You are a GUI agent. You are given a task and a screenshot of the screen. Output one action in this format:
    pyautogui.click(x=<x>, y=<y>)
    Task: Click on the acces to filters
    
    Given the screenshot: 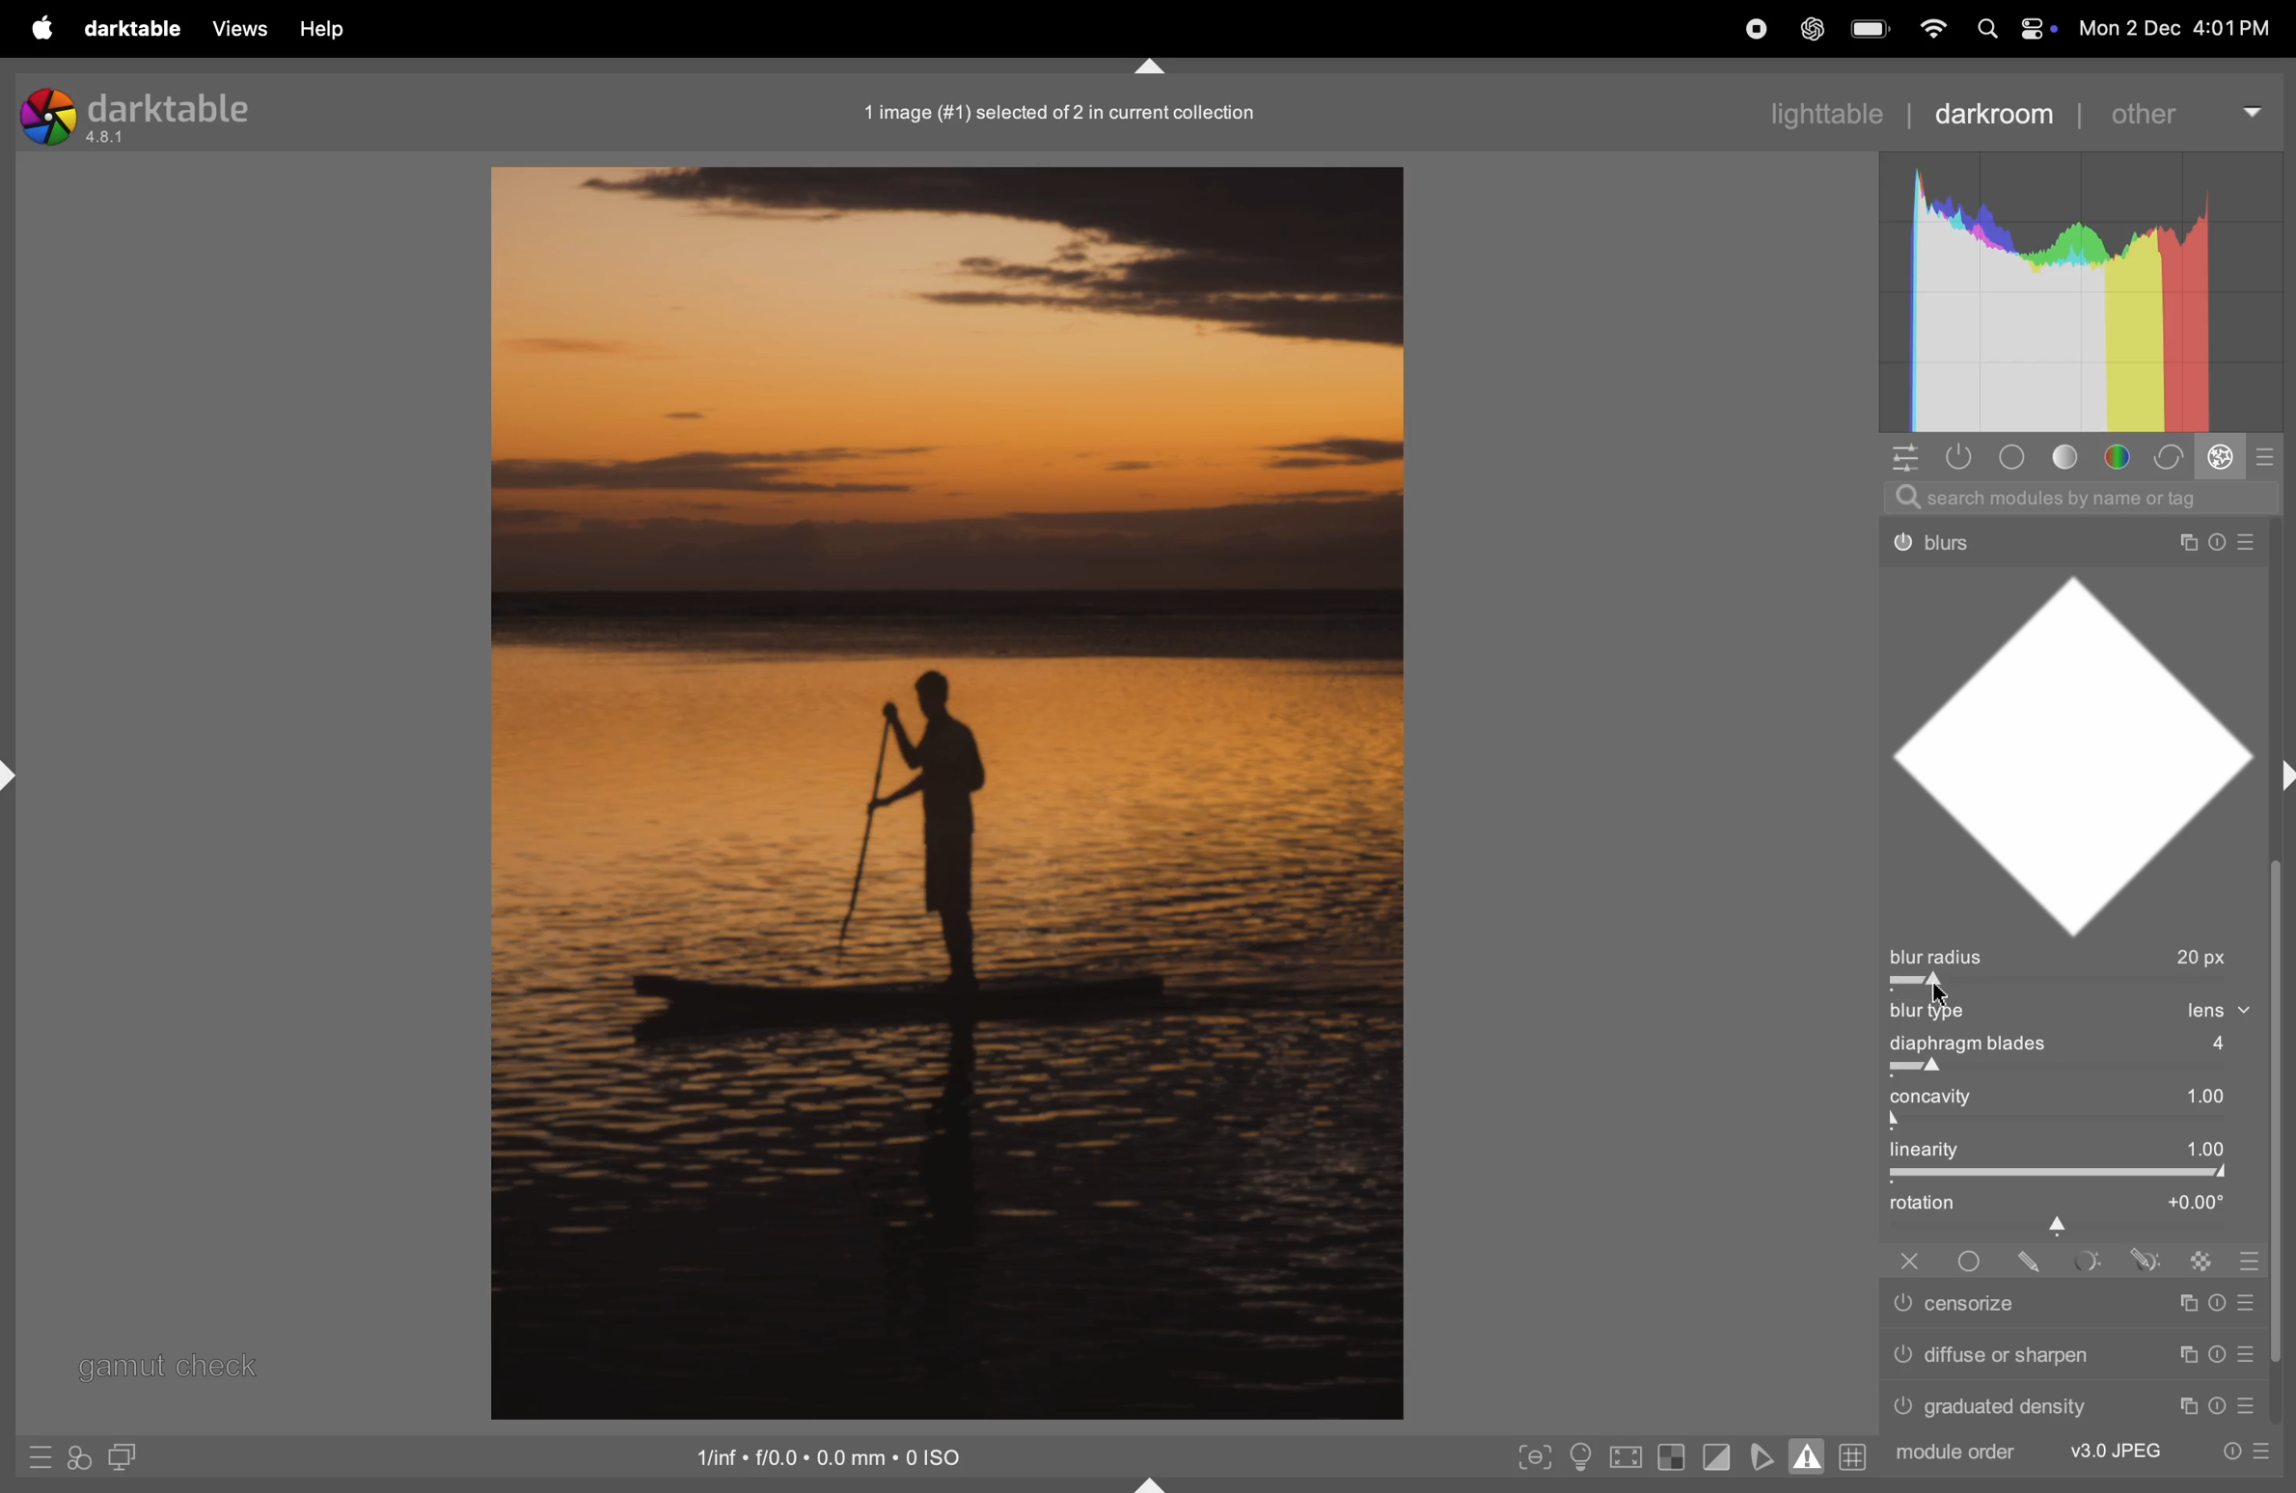 What is the action you would take?
    pyautogui.click(x=82, y=1456)
    